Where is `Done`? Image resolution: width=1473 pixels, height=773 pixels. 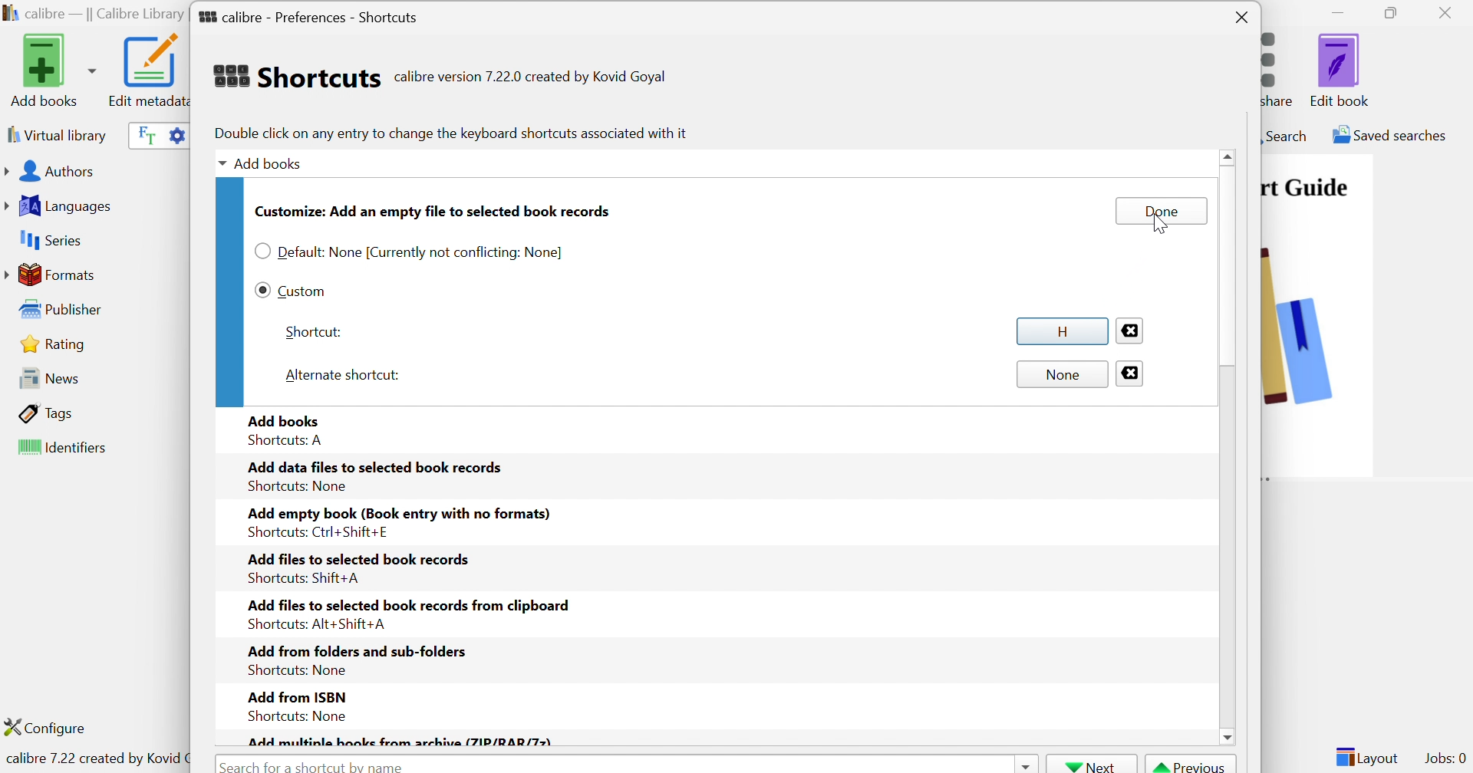
Done is located at coordinates (1161, 211).